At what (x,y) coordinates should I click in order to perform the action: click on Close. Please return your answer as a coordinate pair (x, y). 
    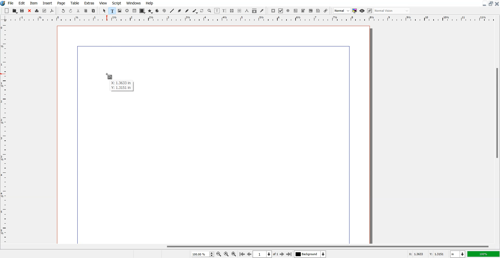
    Looking at the image, I should click on (497, 3).